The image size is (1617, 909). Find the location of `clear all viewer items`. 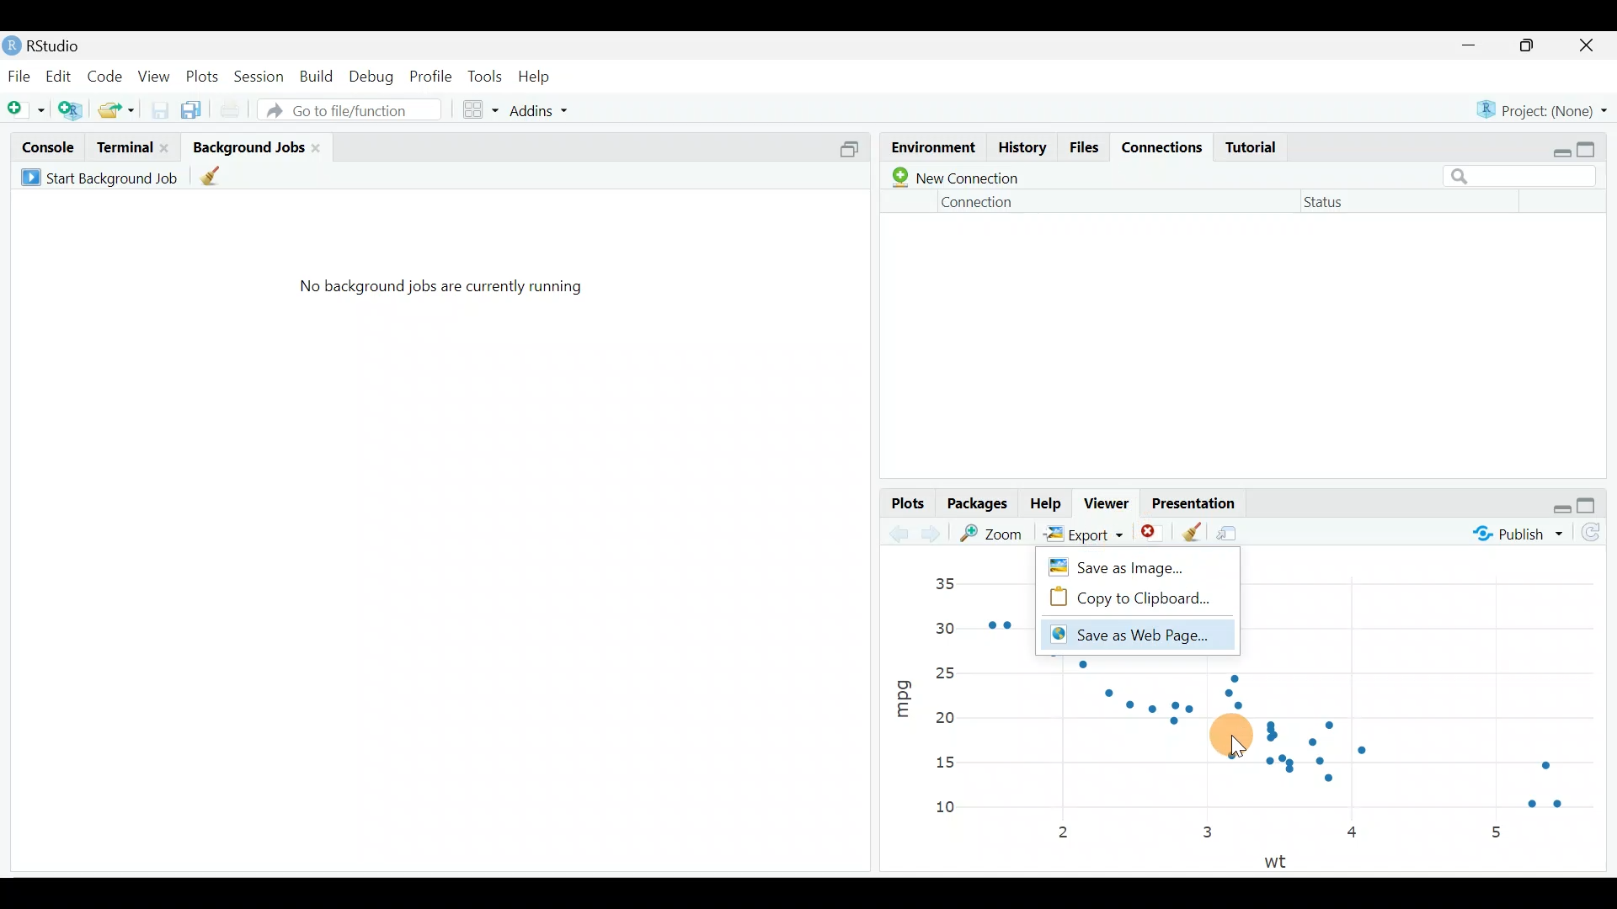

clear all viewer items is located at coordinates (1192, 529).